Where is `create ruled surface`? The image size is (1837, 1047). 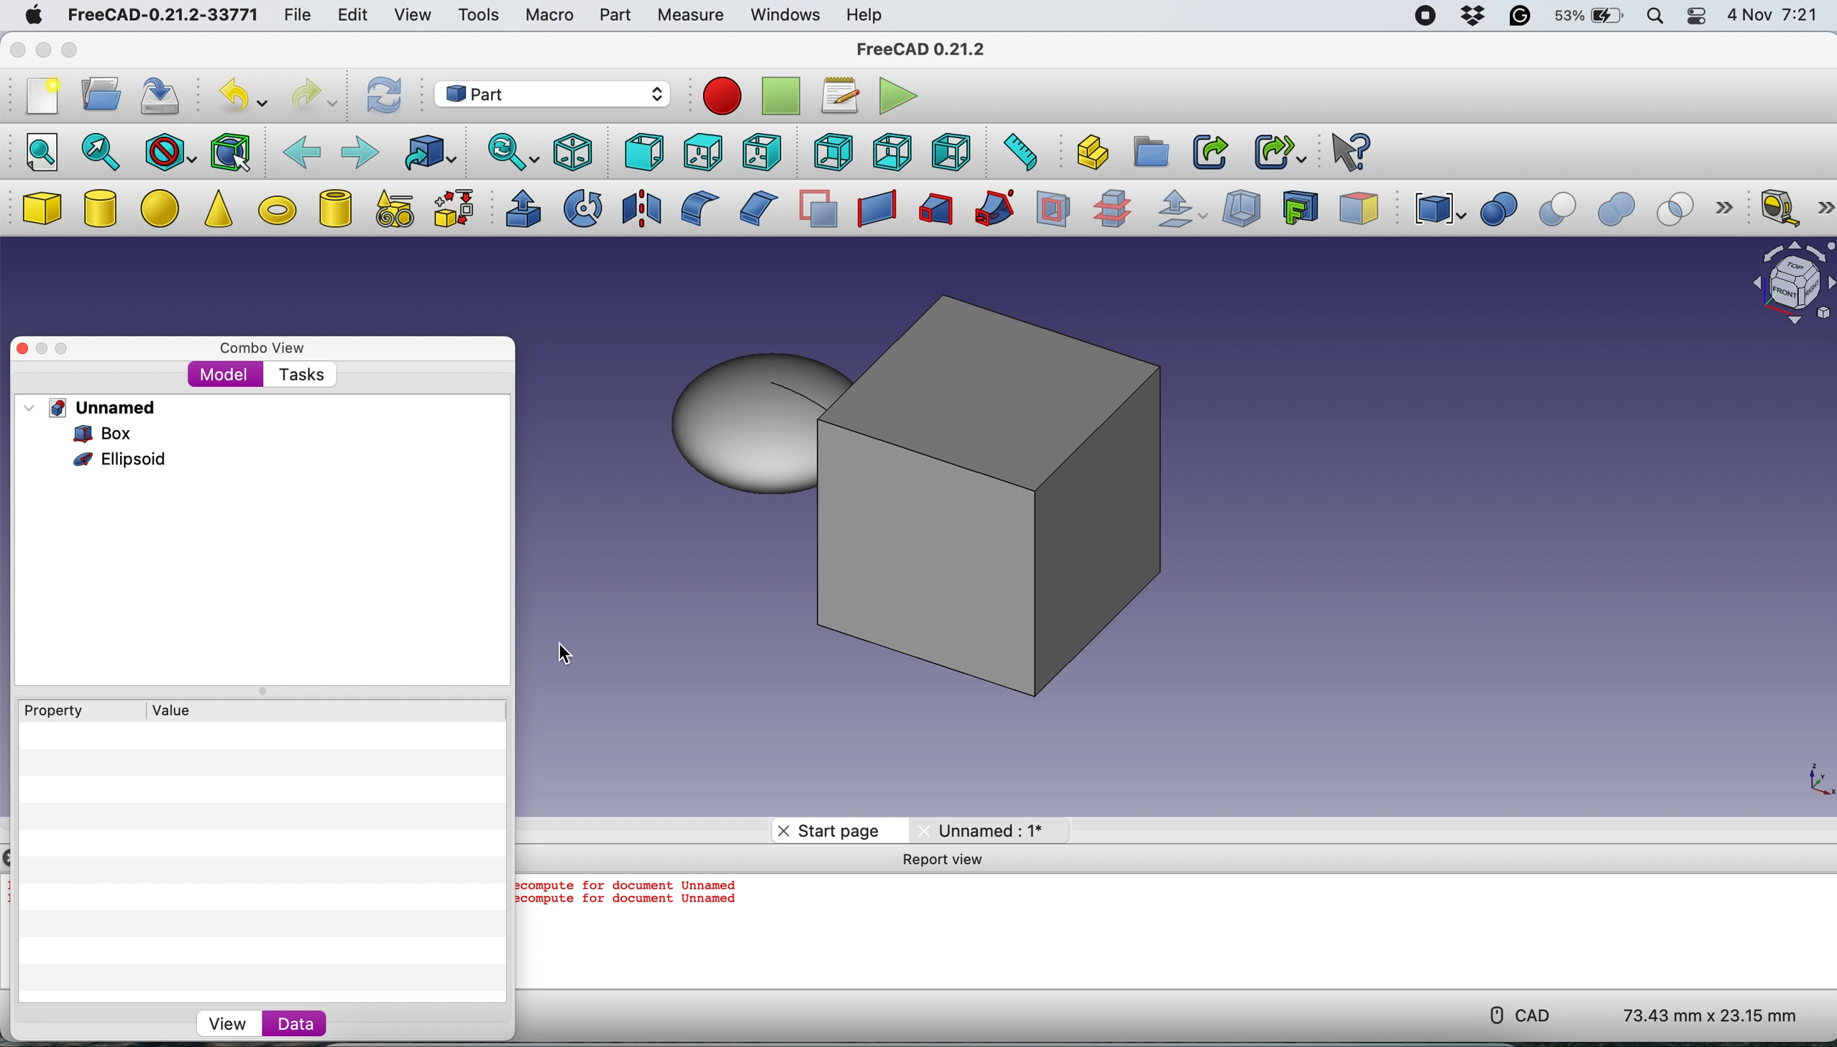
create ruled surface is located at coordinates (873, 209).